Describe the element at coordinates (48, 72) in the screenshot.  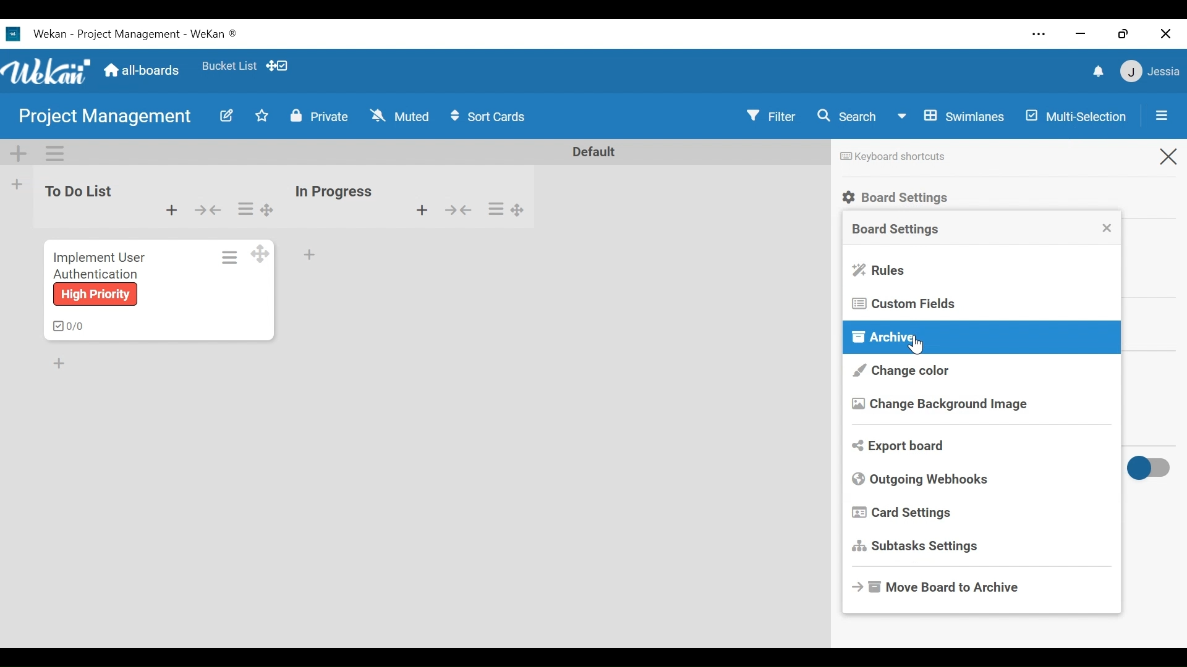
I see `wekan logo` at that location.